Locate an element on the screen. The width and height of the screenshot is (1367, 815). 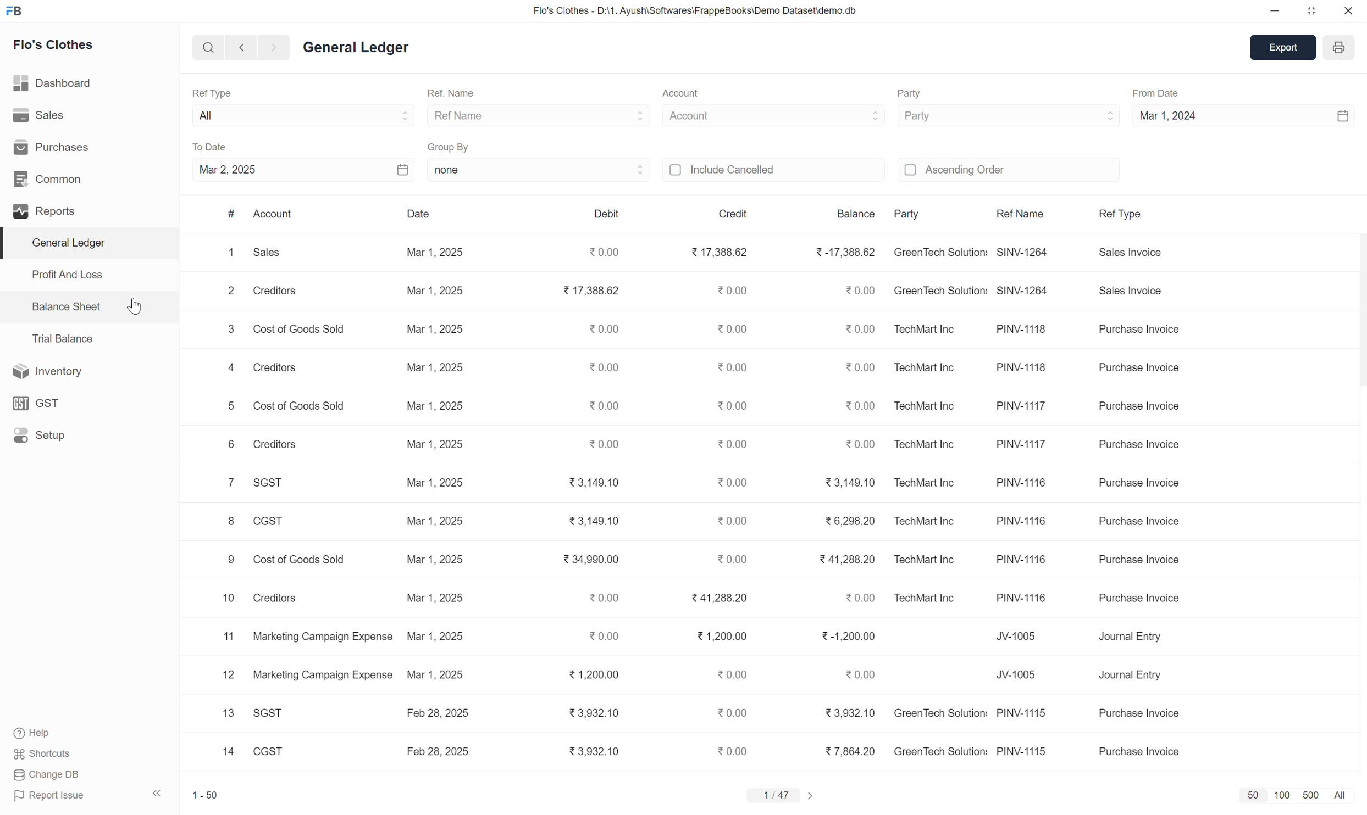
 Dashboard is located at coordinates (60, 84).